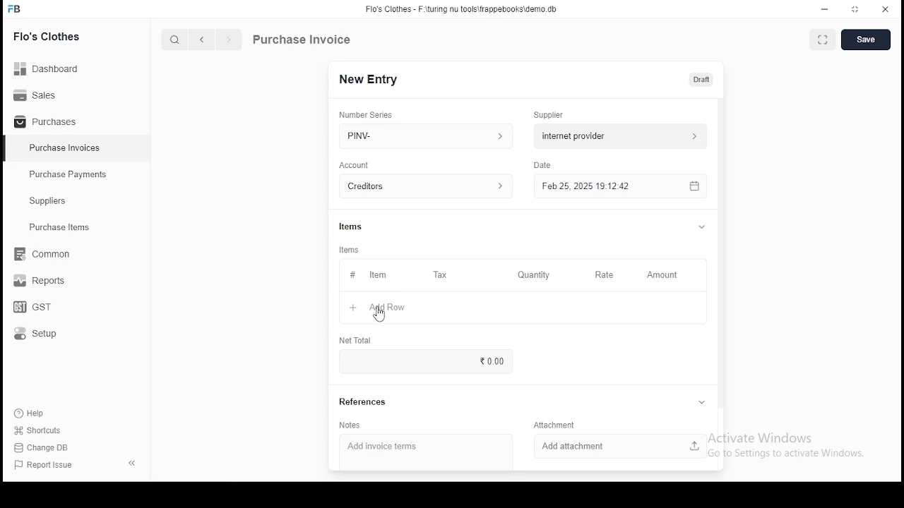 Image resolution: width=904 pixels, height=508 pixels. I want to click on next, so click(229, 41).